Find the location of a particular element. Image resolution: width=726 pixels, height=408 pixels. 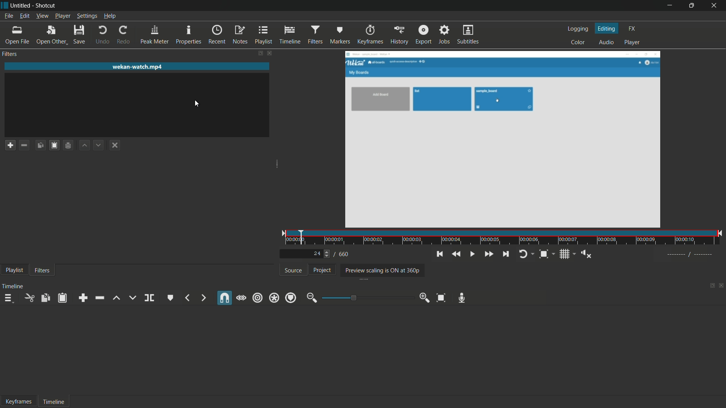

add a filter is located at coordinates (8, 145).